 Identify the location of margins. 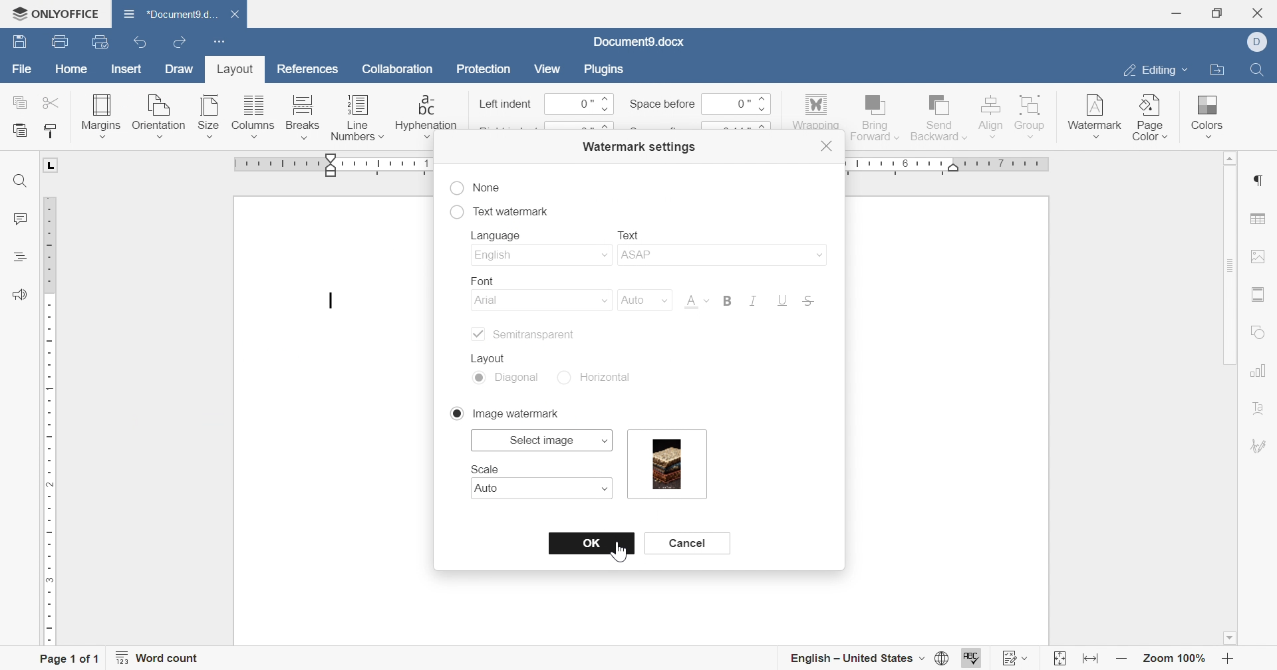
(100, 115).